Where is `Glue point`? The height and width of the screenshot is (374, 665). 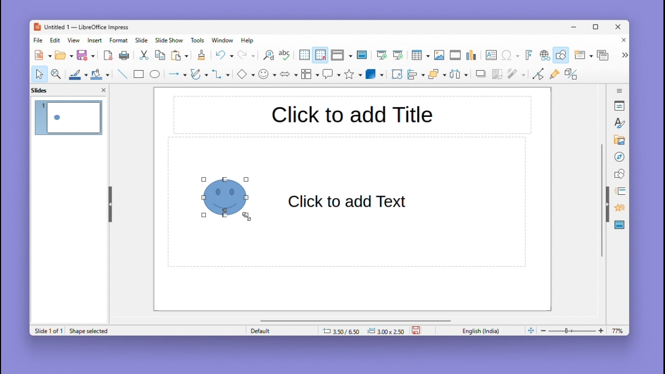
Glue point is located at coordinates (556, 75).